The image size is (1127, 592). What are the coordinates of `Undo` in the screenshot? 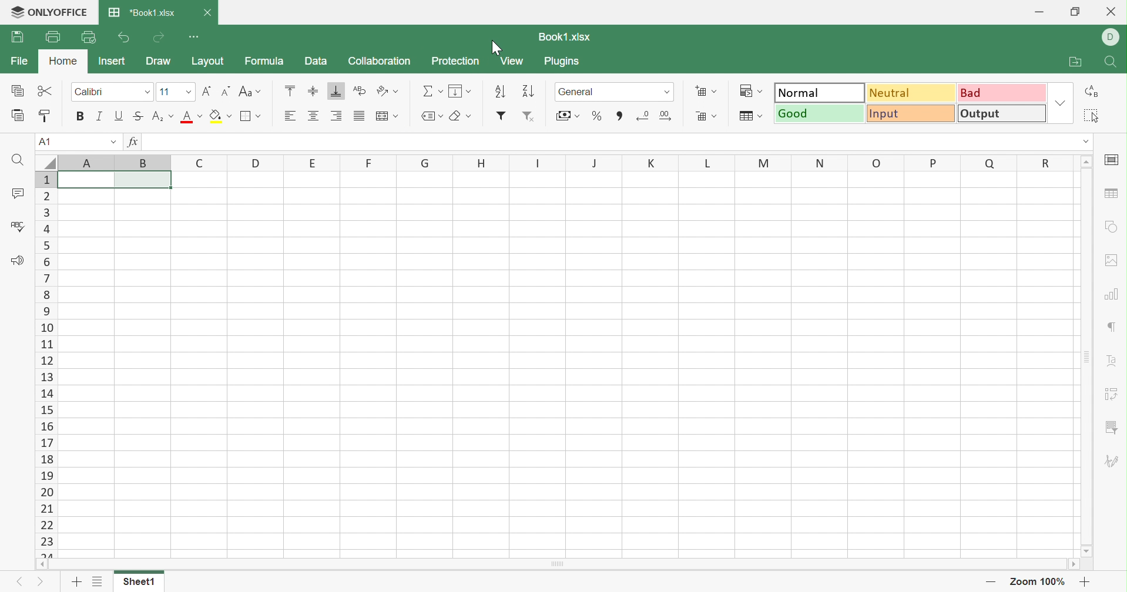 It's located at (125, 39).